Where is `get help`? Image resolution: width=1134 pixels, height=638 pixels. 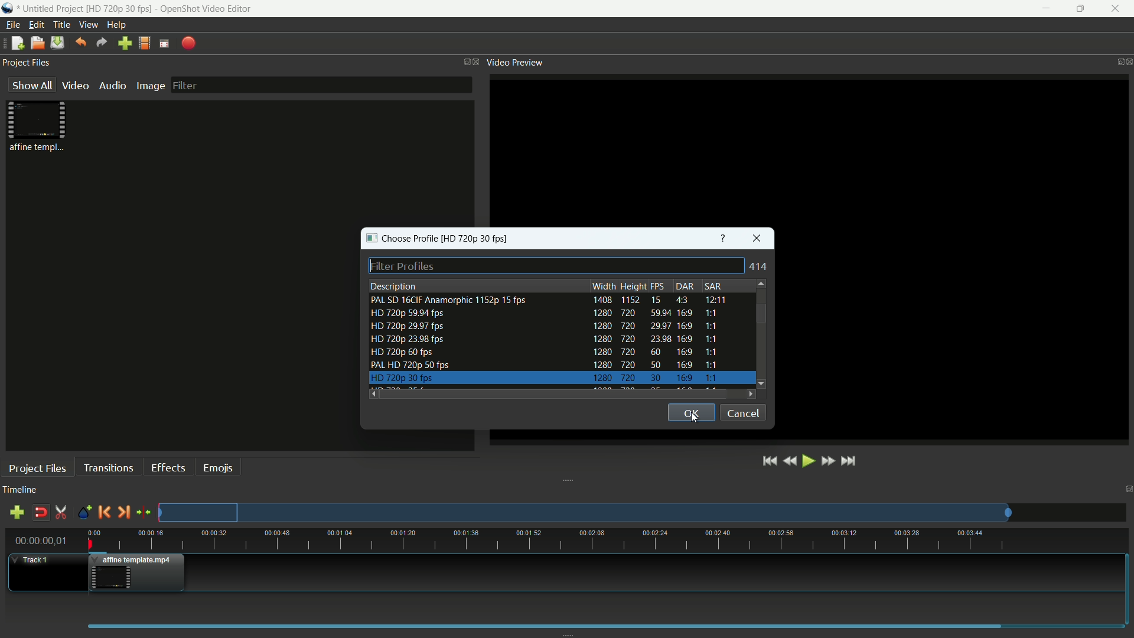
get help is located at coordinates (724, 240).